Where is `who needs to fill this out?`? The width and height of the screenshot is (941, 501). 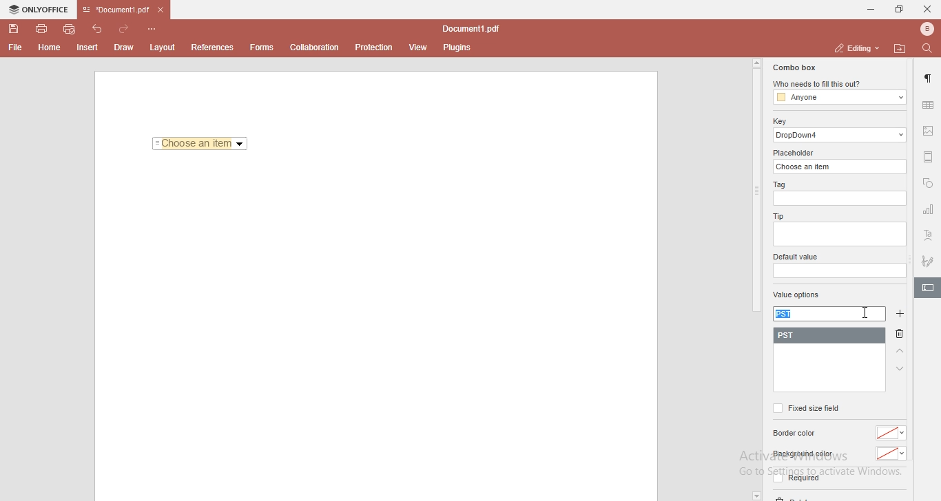 who needs to fill this out? is located at coordinates (838, 85).